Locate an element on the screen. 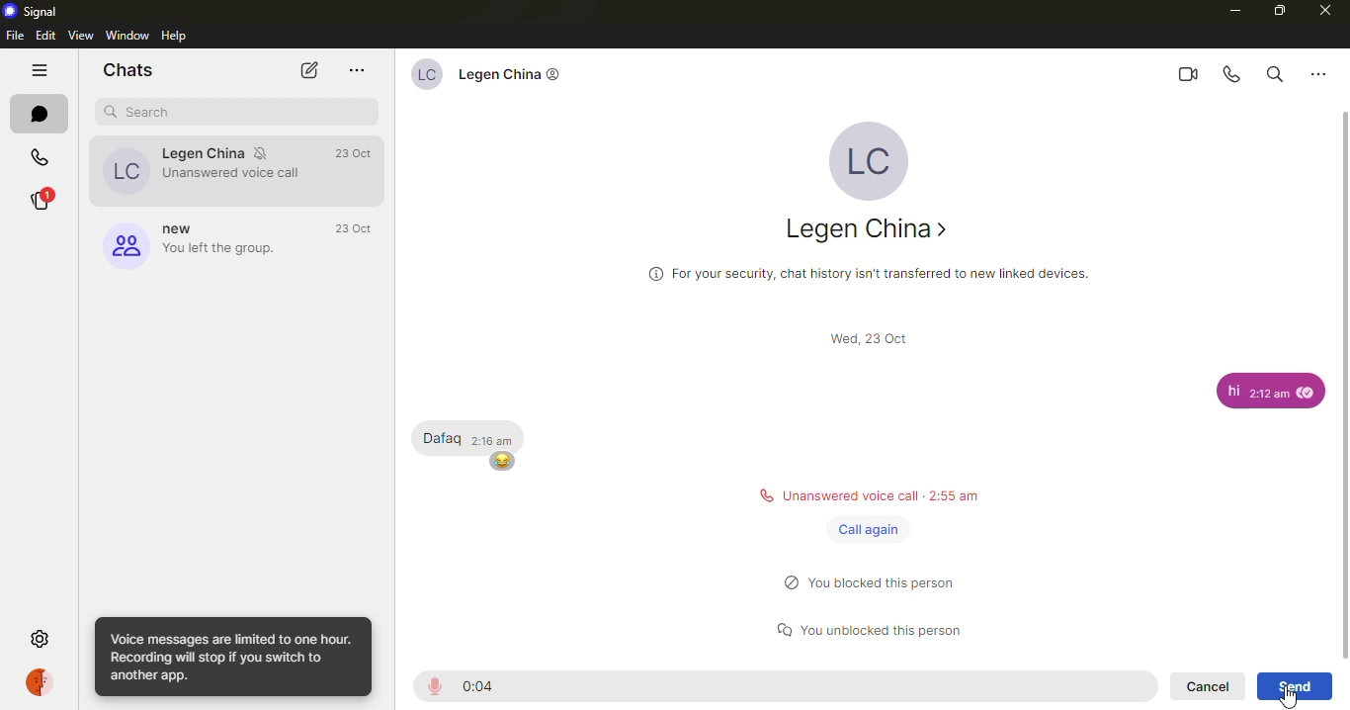 The image size is (1350, 710). chats is located at coordinates (127, 72).